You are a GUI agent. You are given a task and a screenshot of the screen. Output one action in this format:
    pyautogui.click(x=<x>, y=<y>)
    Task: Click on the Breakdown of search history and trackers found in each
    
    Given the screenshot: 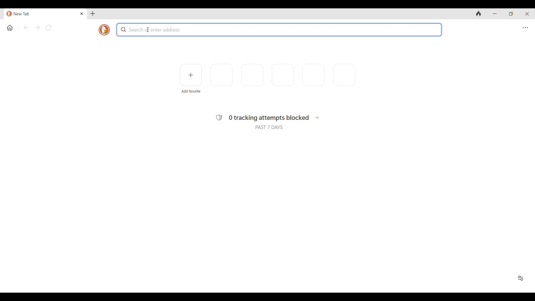 What is the action you would take?
    pyautogui.click(x=318, y=117)
    